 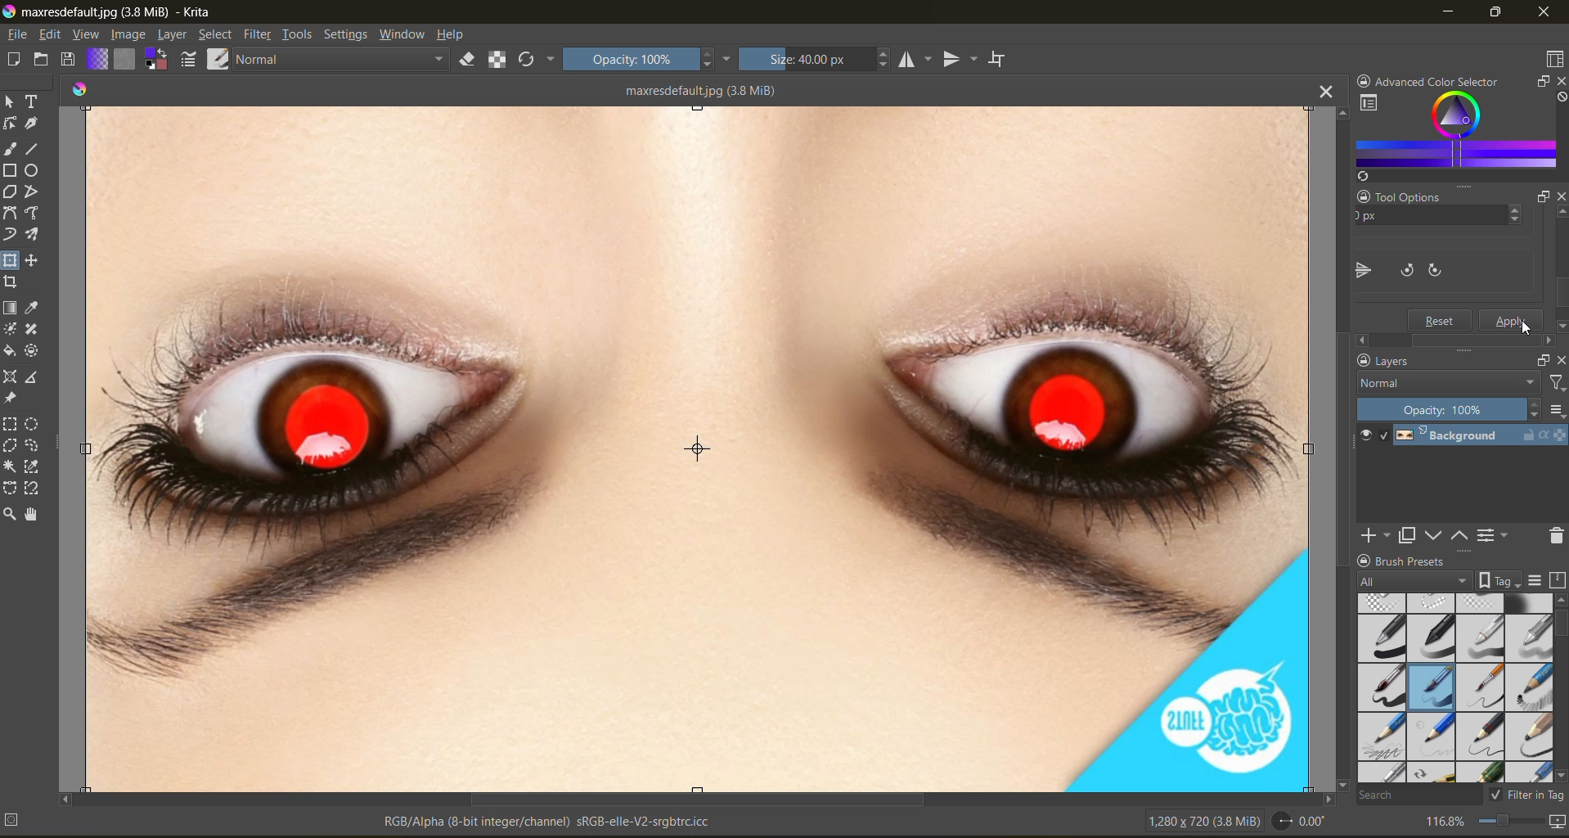 What do you see at coordinates (34, 489) in the screenshot?
I see `tool` at bounding box center [34, 489].